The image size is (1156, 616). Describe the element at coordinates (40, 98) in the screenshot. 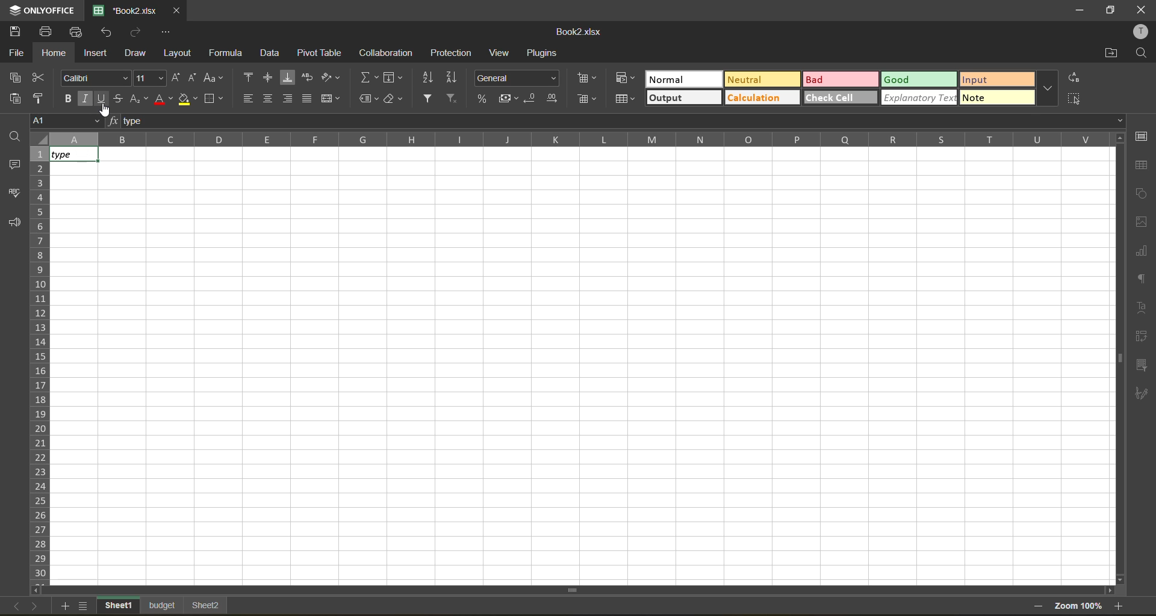

I see `copy style` at that location.